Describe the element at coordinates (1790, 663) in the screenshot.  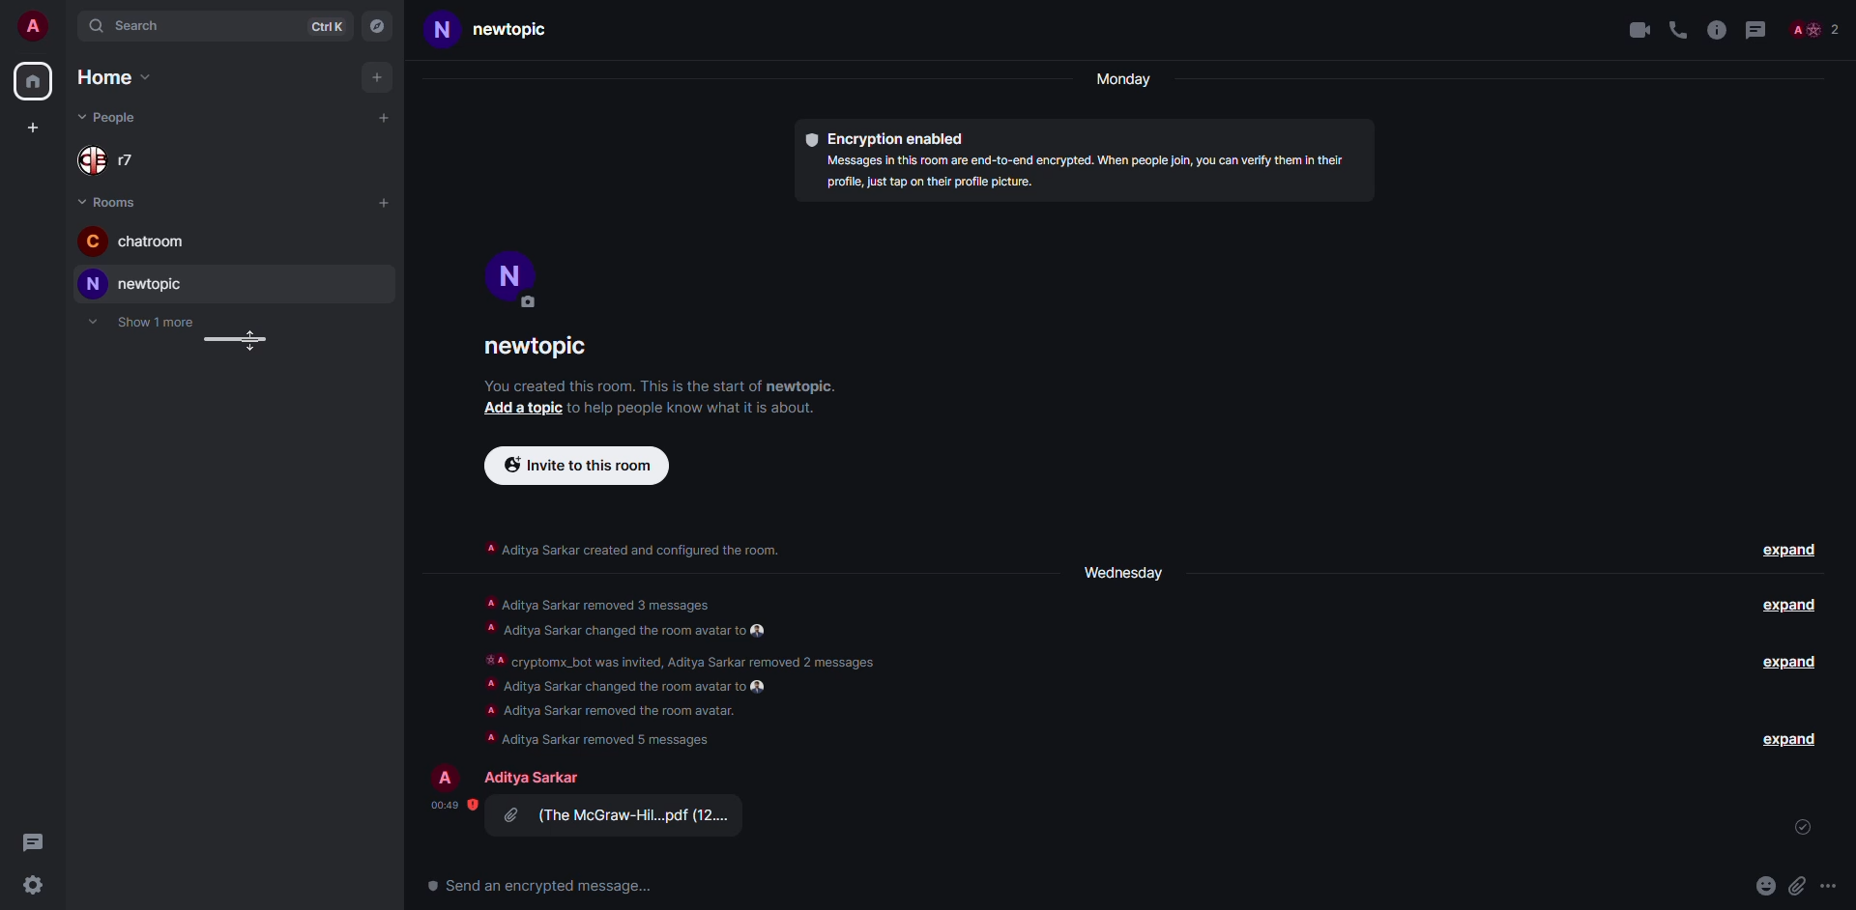
I see `expand` at that location.